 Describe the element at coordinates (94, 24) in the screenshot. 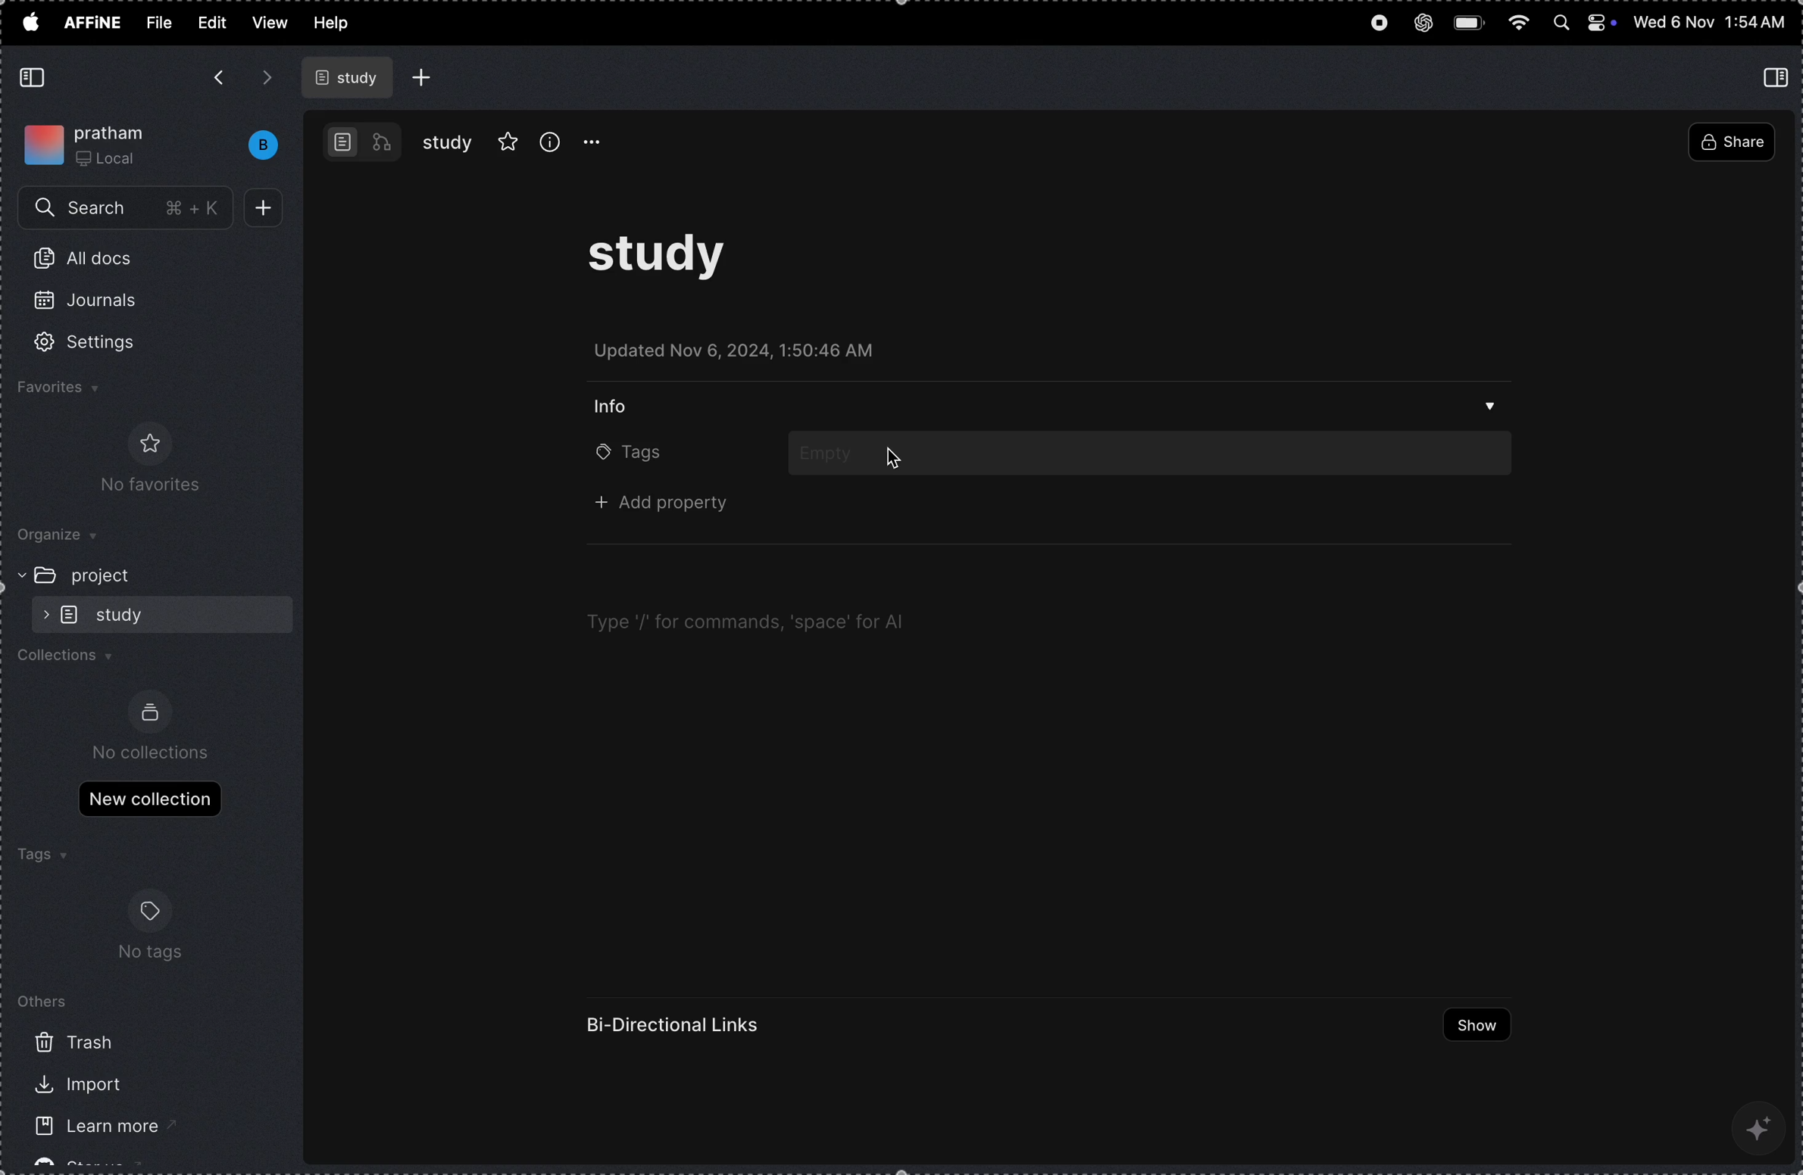

I see `affine` at that location.